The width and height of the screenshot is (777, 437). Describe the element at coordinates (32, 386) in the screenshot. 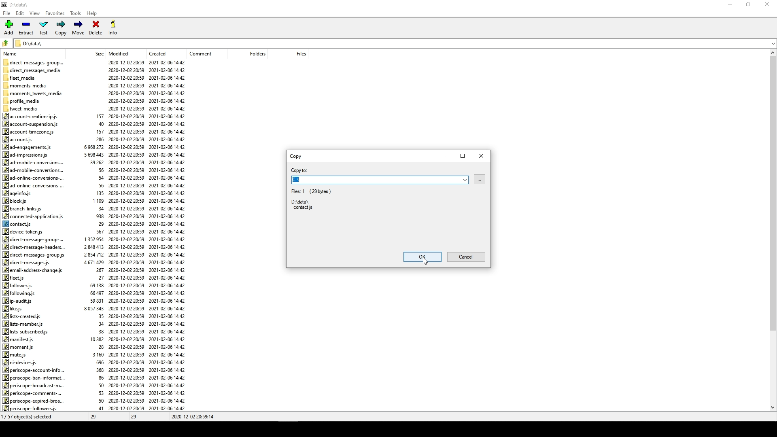

I see `periscope-broadcast-m` at that location.